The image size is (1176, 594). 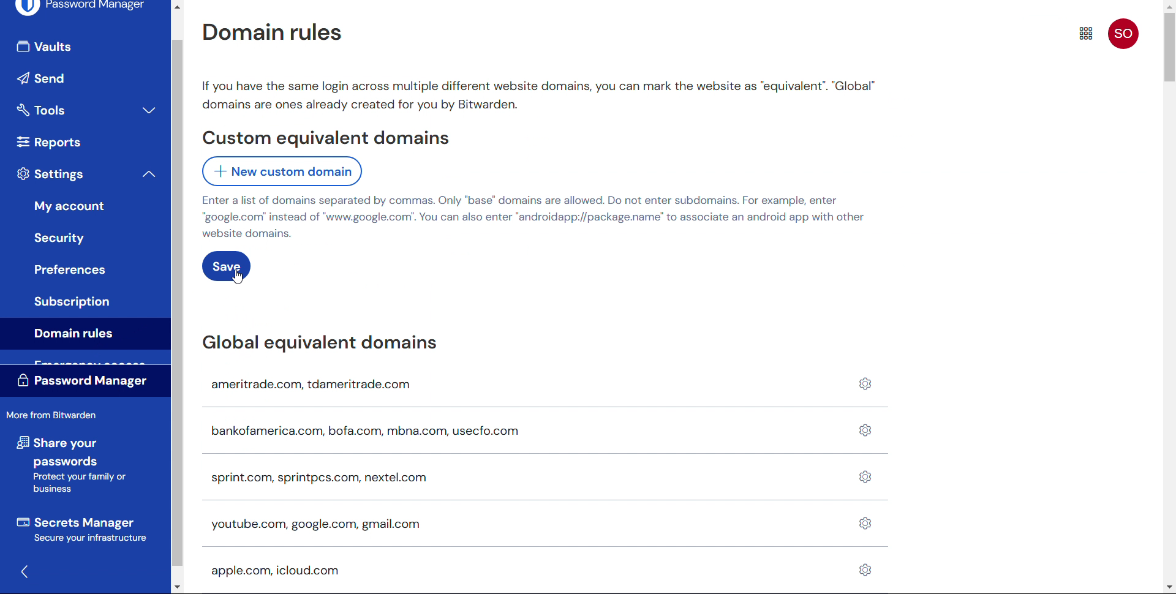 What do you see at coordinates (83, 334) in the screenshot?
I see `Domain rules ` at bounding box center [83, 334].